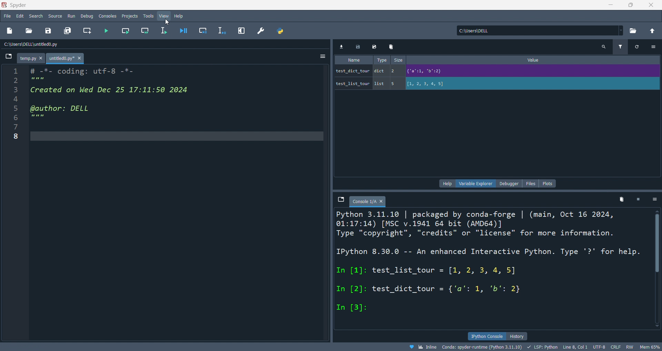 The image size is (662, 351). What do you see at coordinates (547, 183) in the screenshot?
I see `plots` at bounding box center [547, 183].